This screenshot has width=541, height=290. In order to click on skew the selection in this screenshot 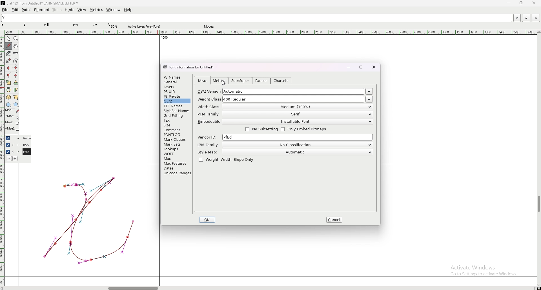, I will do `click(16, 90)`.